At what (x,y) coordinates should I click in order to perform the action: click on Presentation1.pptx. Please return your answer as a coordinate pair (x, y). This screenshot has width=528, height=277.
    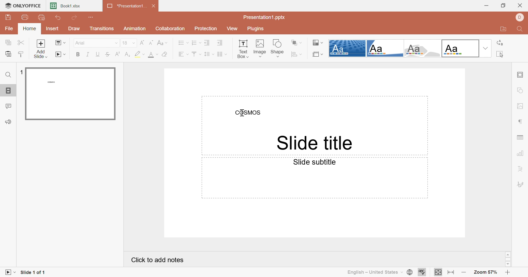
    Looking at the image, I should click on (263, 17).